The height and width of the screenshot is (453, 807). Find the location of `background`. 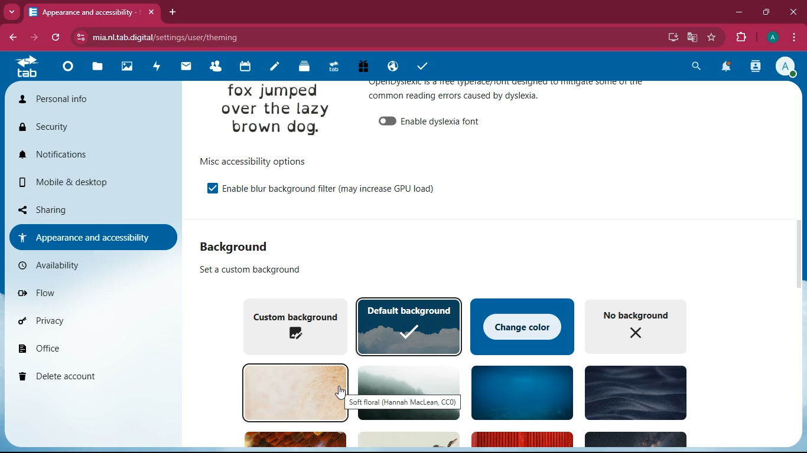

background is located at coordinates (402, 403).